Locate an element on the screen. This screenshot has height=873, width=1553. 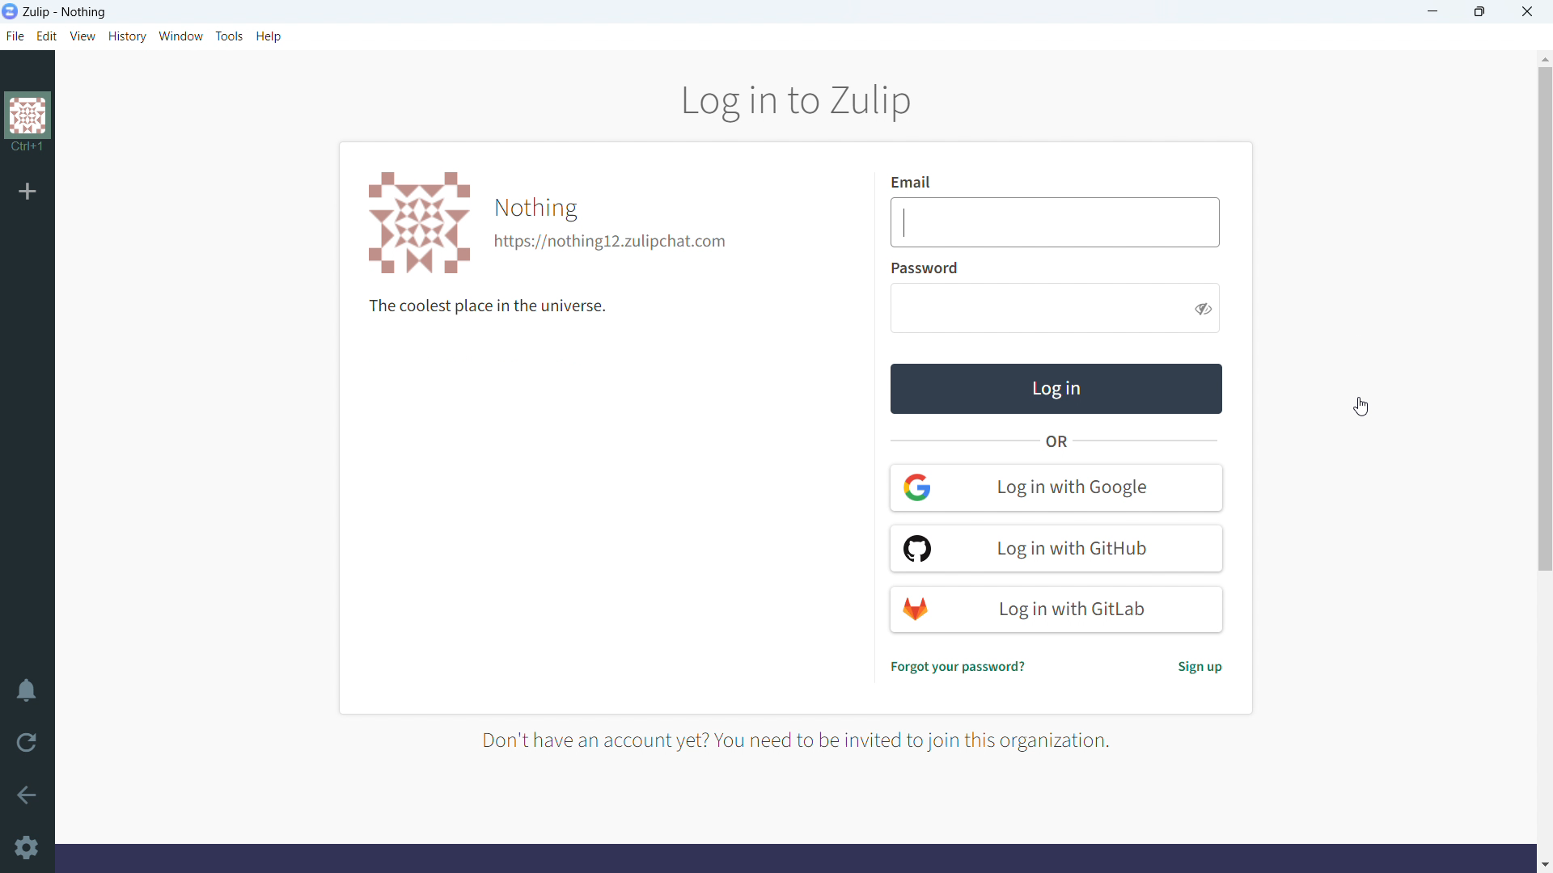
caption is located at coordinates (490, 307).